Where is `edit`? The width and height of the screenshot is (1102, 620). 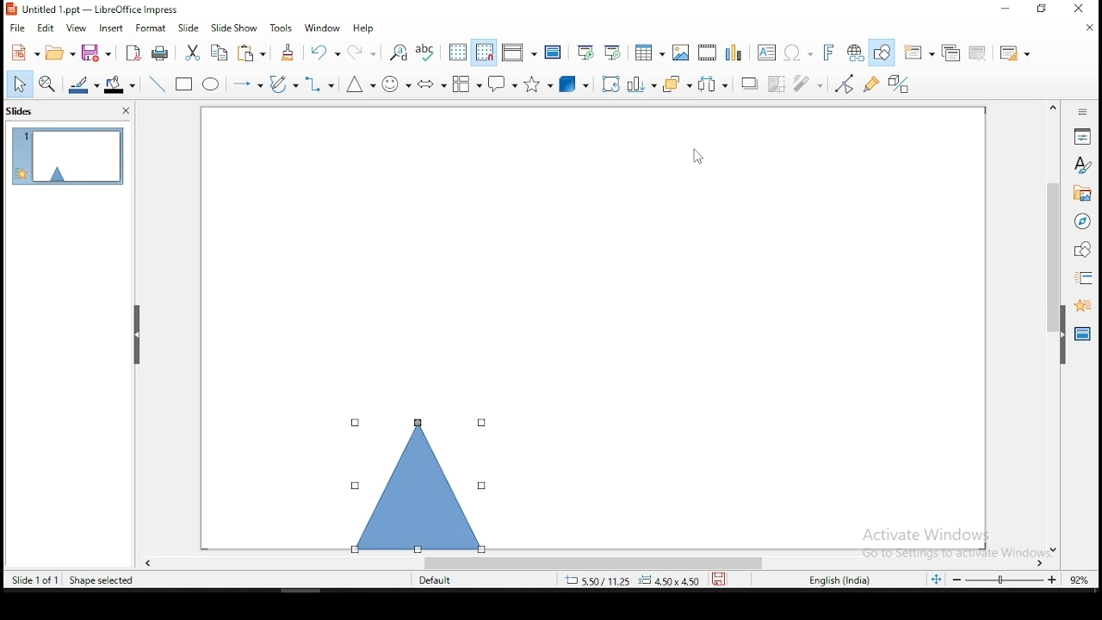
edit is located at coordinates (45, 28).